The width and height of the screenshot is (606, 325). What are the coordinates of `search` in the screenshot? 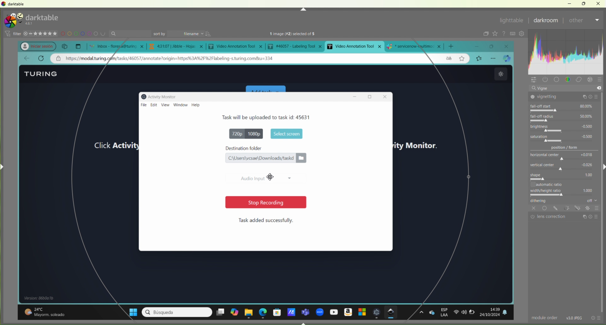 It's located at (176, 312).